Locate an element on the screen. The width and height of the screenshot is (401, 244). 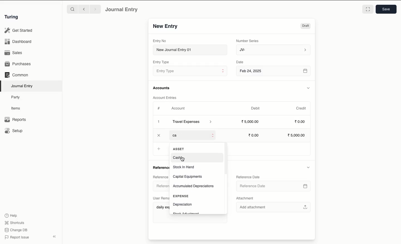
Journal Entry is located at coordinates (122, 10).